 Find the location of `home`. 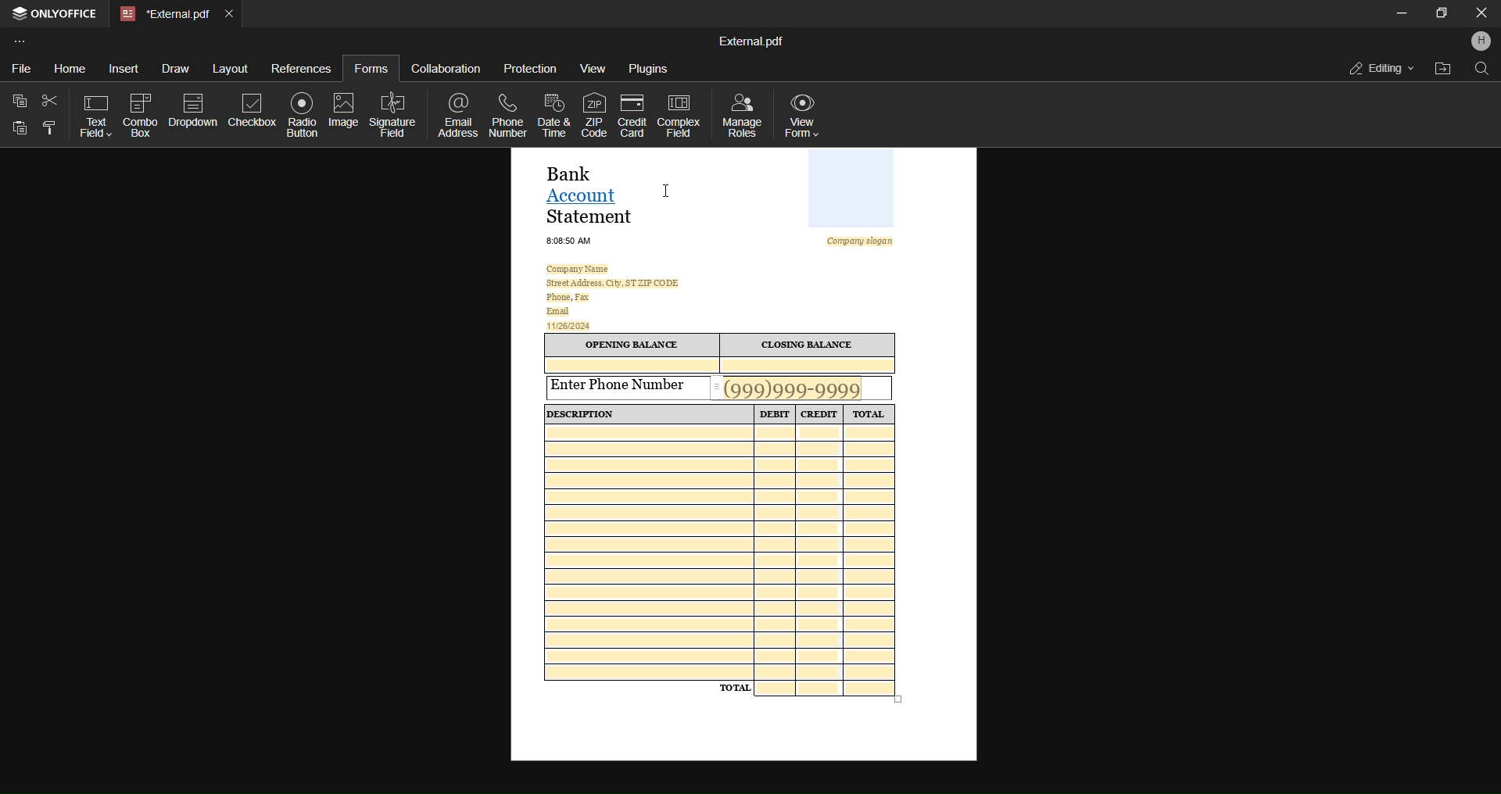

home is located at coordinates (69, 66).